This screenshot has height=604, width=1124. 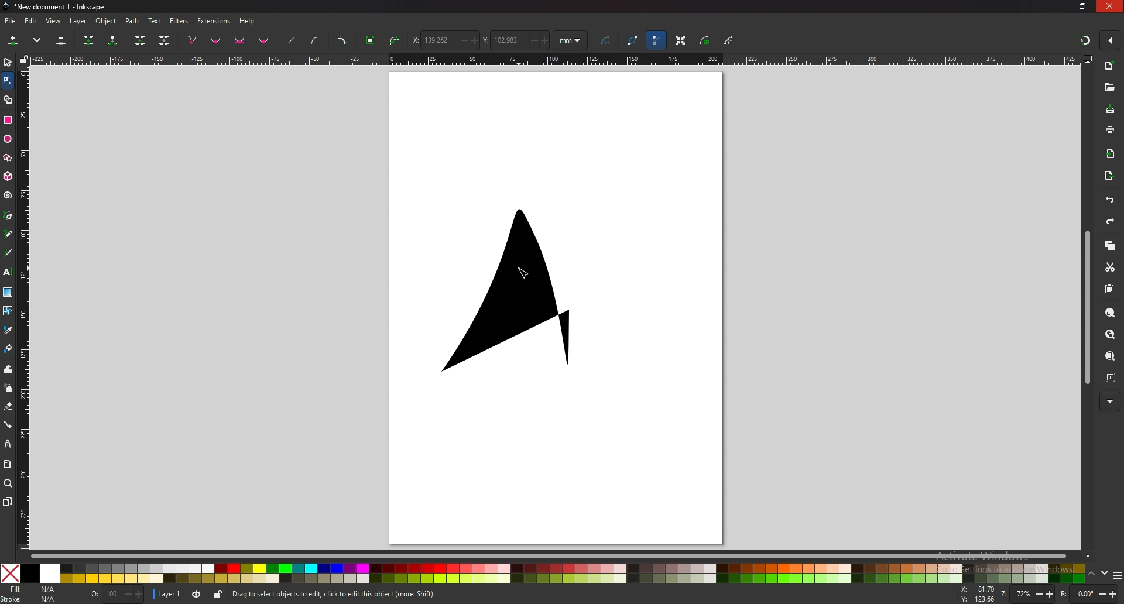 What do you see at coordinates (8, 349) in the screenshot?
I see `paint bucket` at bounding box center [8, 349].